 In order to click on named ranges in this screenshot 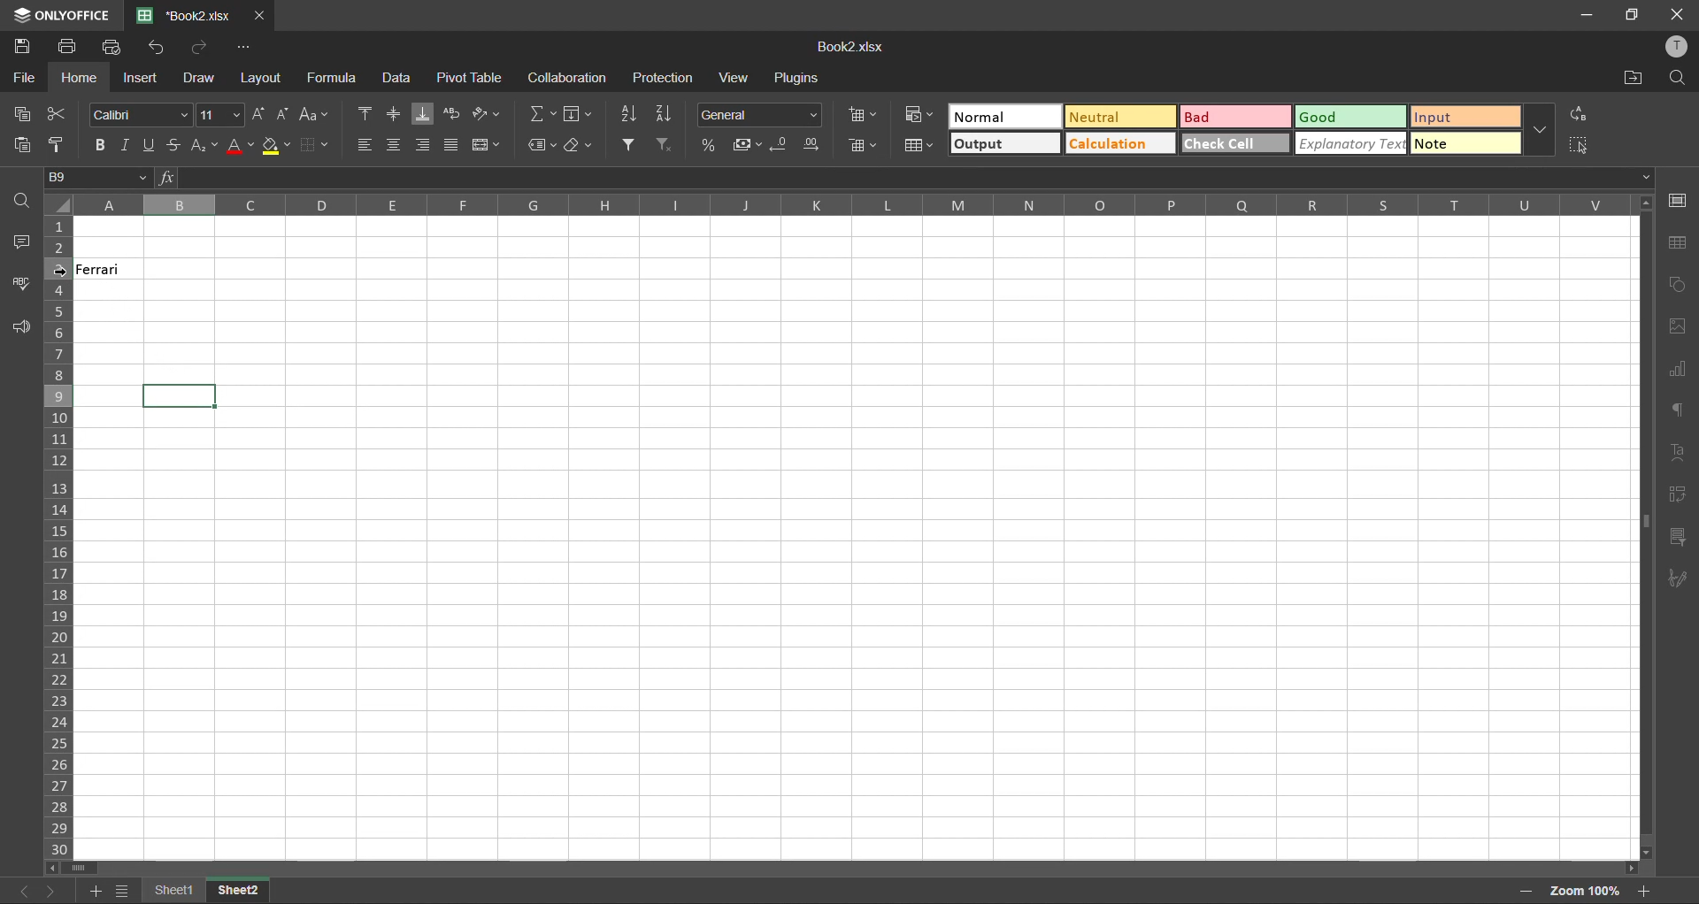, I will do `click(541, 144)`.